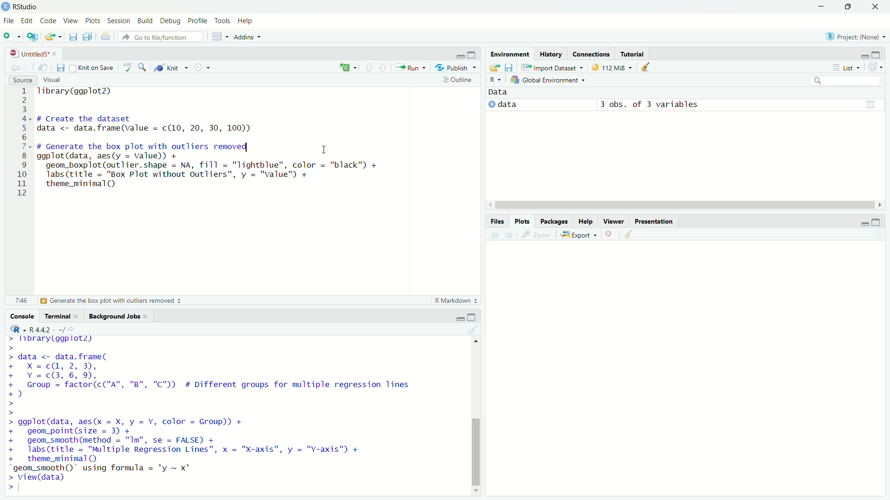 Image resolution: width=890 pixels, height=500 pixels. Describe the element at coordinates (493, 237) in the screenshot. I see `back` at that location.